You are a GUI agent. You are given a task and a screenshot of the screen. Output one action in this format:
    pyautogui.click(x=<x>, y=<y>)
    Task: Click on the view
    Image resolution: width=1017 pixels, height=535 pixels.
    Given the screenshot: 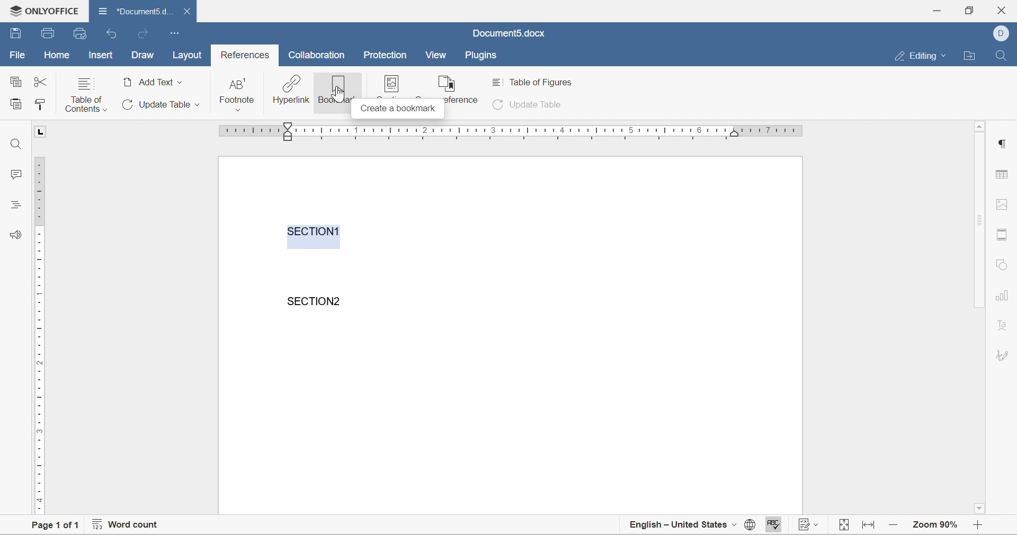 What is the action you would take?
    pyautogui.click(x=436, y=55)
    